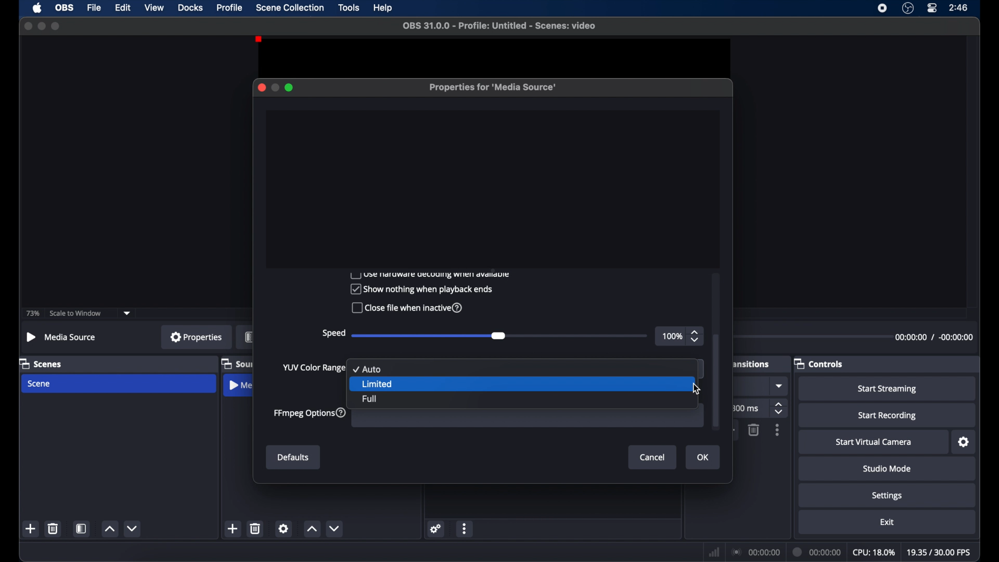 The height and width of the screenshot is (562, 999). Describe the element at coordinates (938, 552) in the screenshot. I see `fps` at that location.